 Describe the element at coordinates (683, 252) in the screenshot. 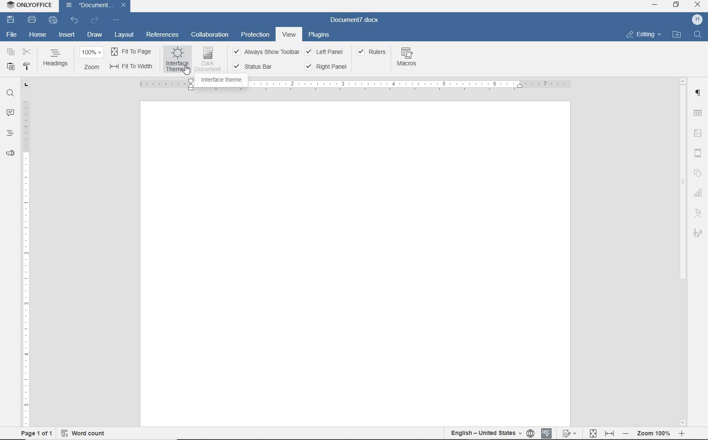

I see `SCROLLBAR` at that location.